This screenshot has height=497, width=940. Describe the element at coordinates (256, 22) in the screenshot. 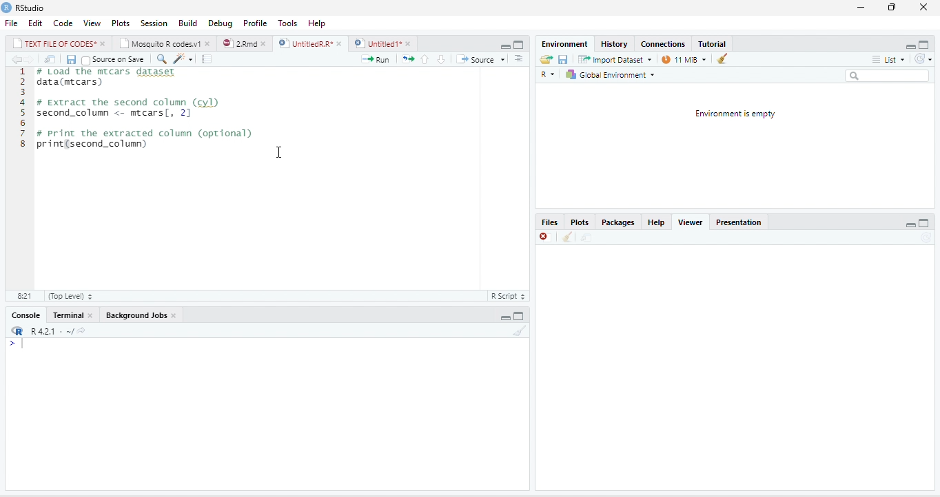

I see `Profile` at that location.